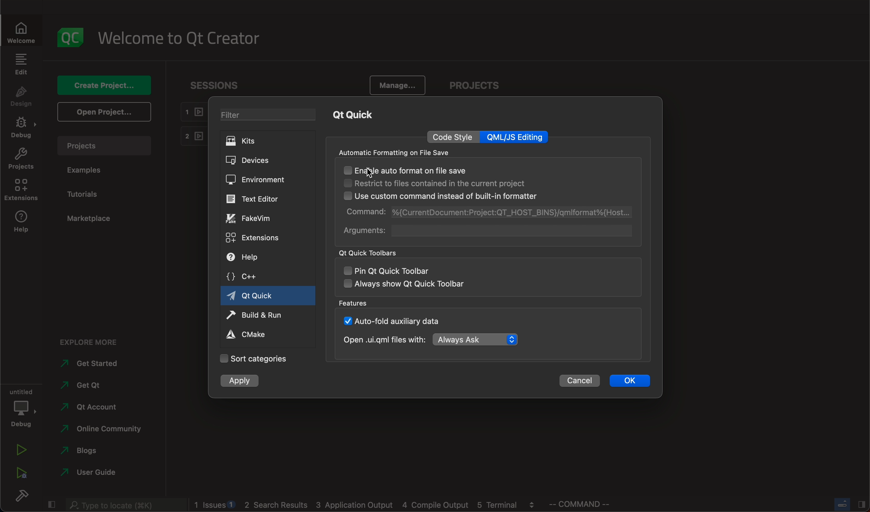  What do you see at coordinates (22, 450) in the screenshot?
I see `run` at bounding box center [22, 450].